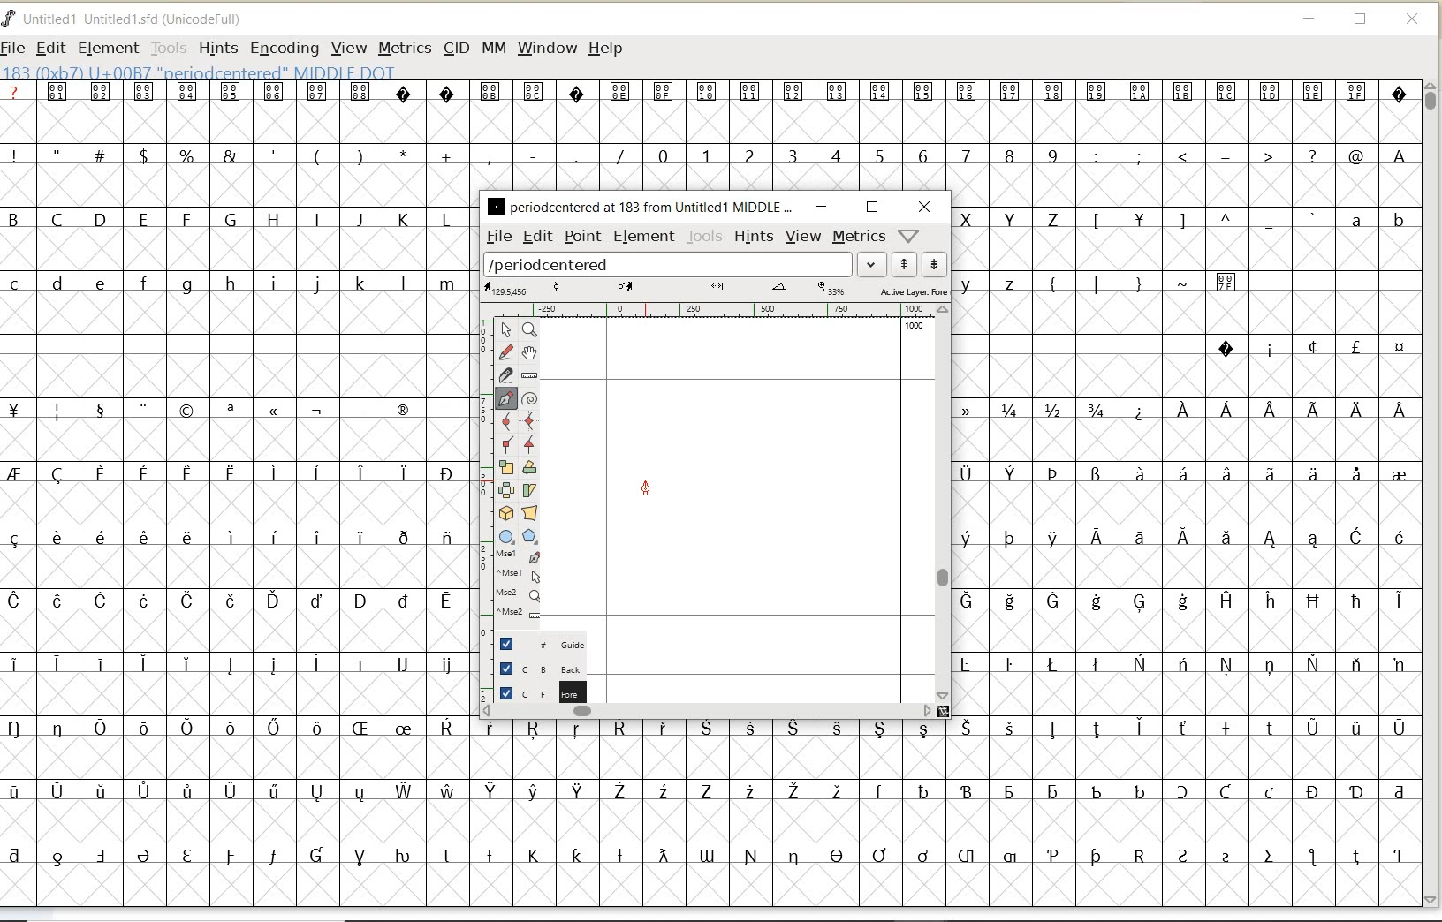 The width and height of the screenshot is (1442, 922). I want to click on polygon or star, so click(532, 537).